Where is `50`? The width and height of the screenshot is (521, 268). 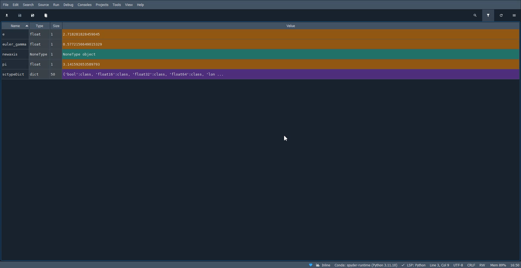 50 is located at coordinates (52, 74).